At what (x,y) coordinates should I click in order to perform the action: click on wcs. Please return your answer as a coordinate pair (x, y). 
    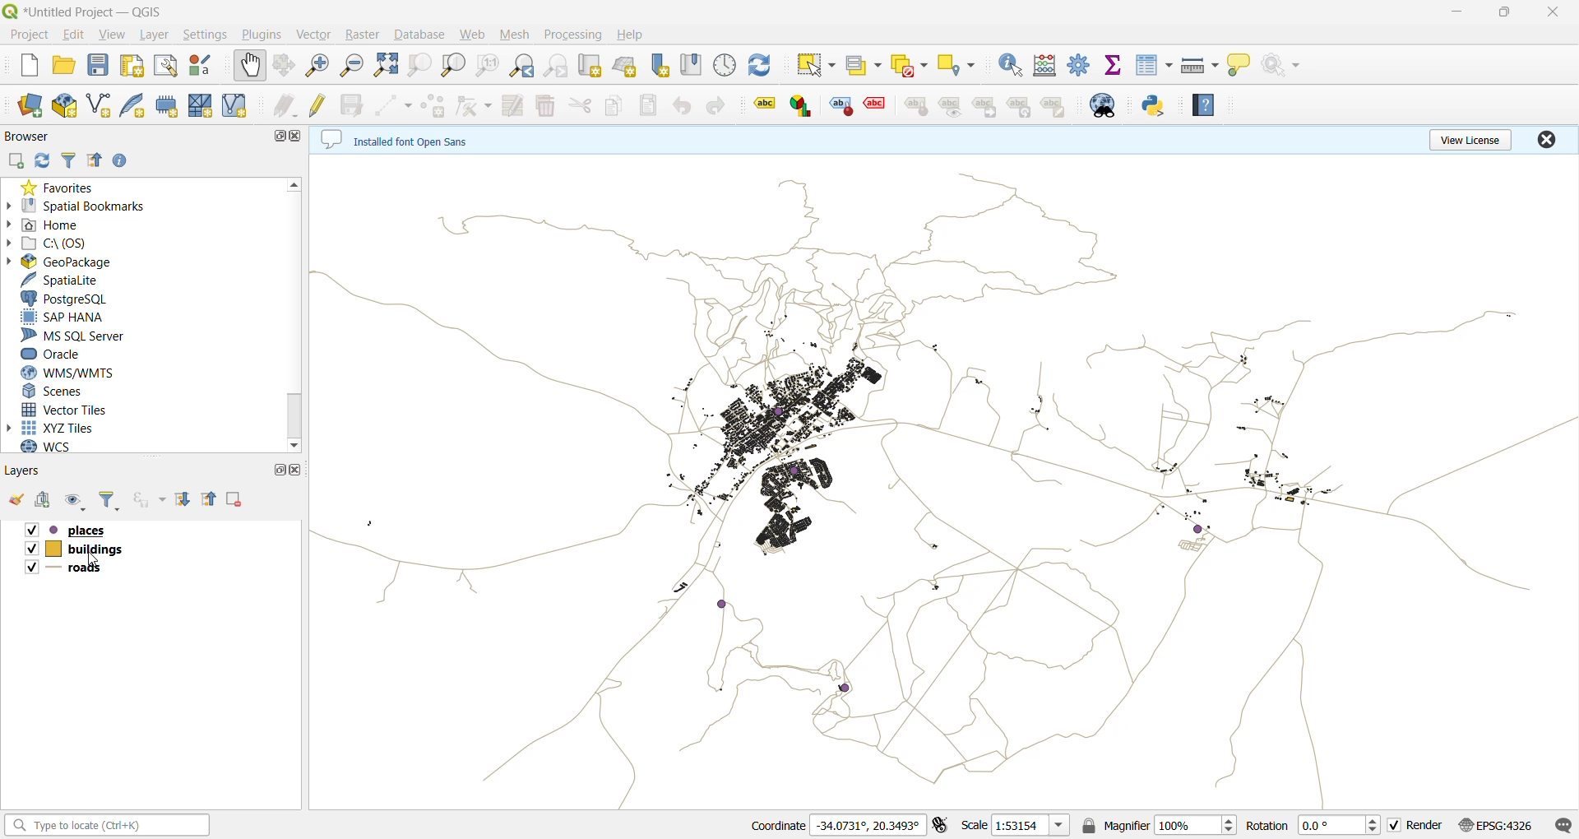
    Looking at the image, I should click on (56, 448).